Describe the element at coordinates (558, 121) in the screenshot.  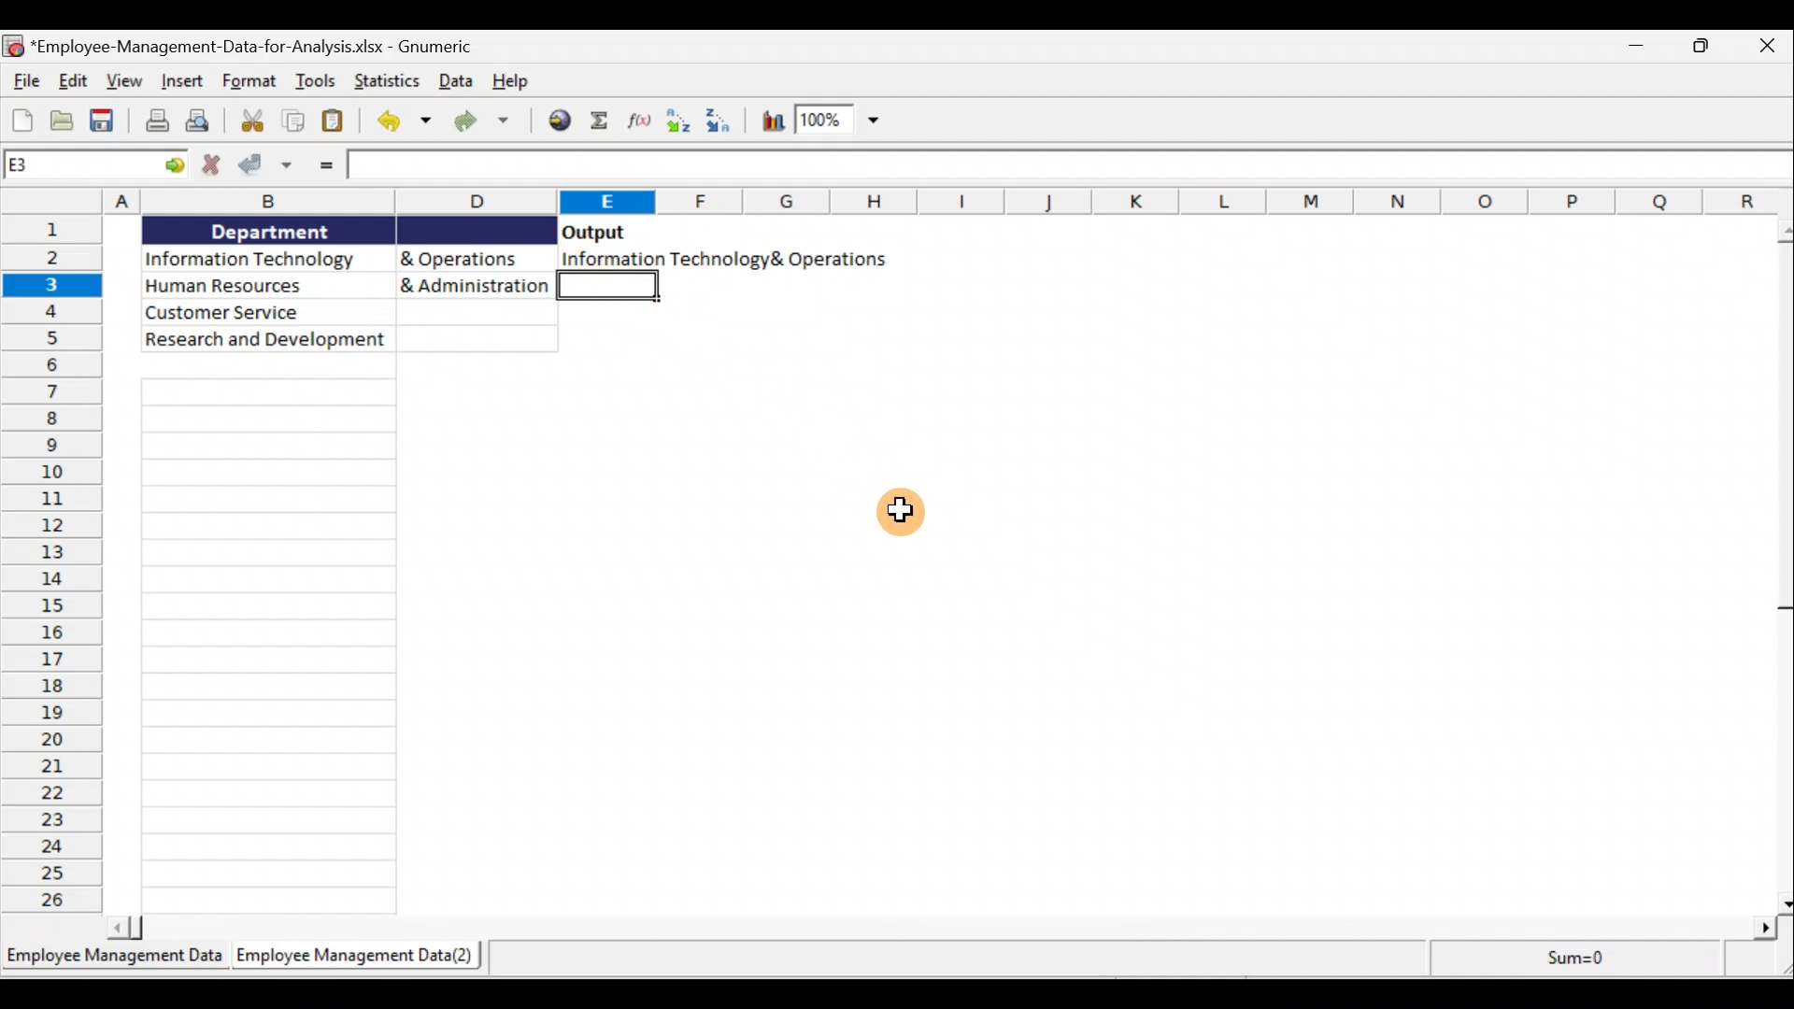
I see `Insert hyperlink` at that location.